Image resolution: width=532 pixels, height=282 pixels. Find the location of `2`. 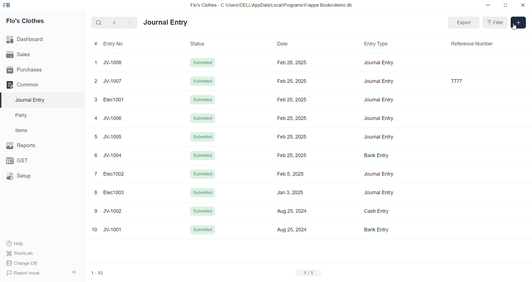

2 is located at coordinates (95, 80).